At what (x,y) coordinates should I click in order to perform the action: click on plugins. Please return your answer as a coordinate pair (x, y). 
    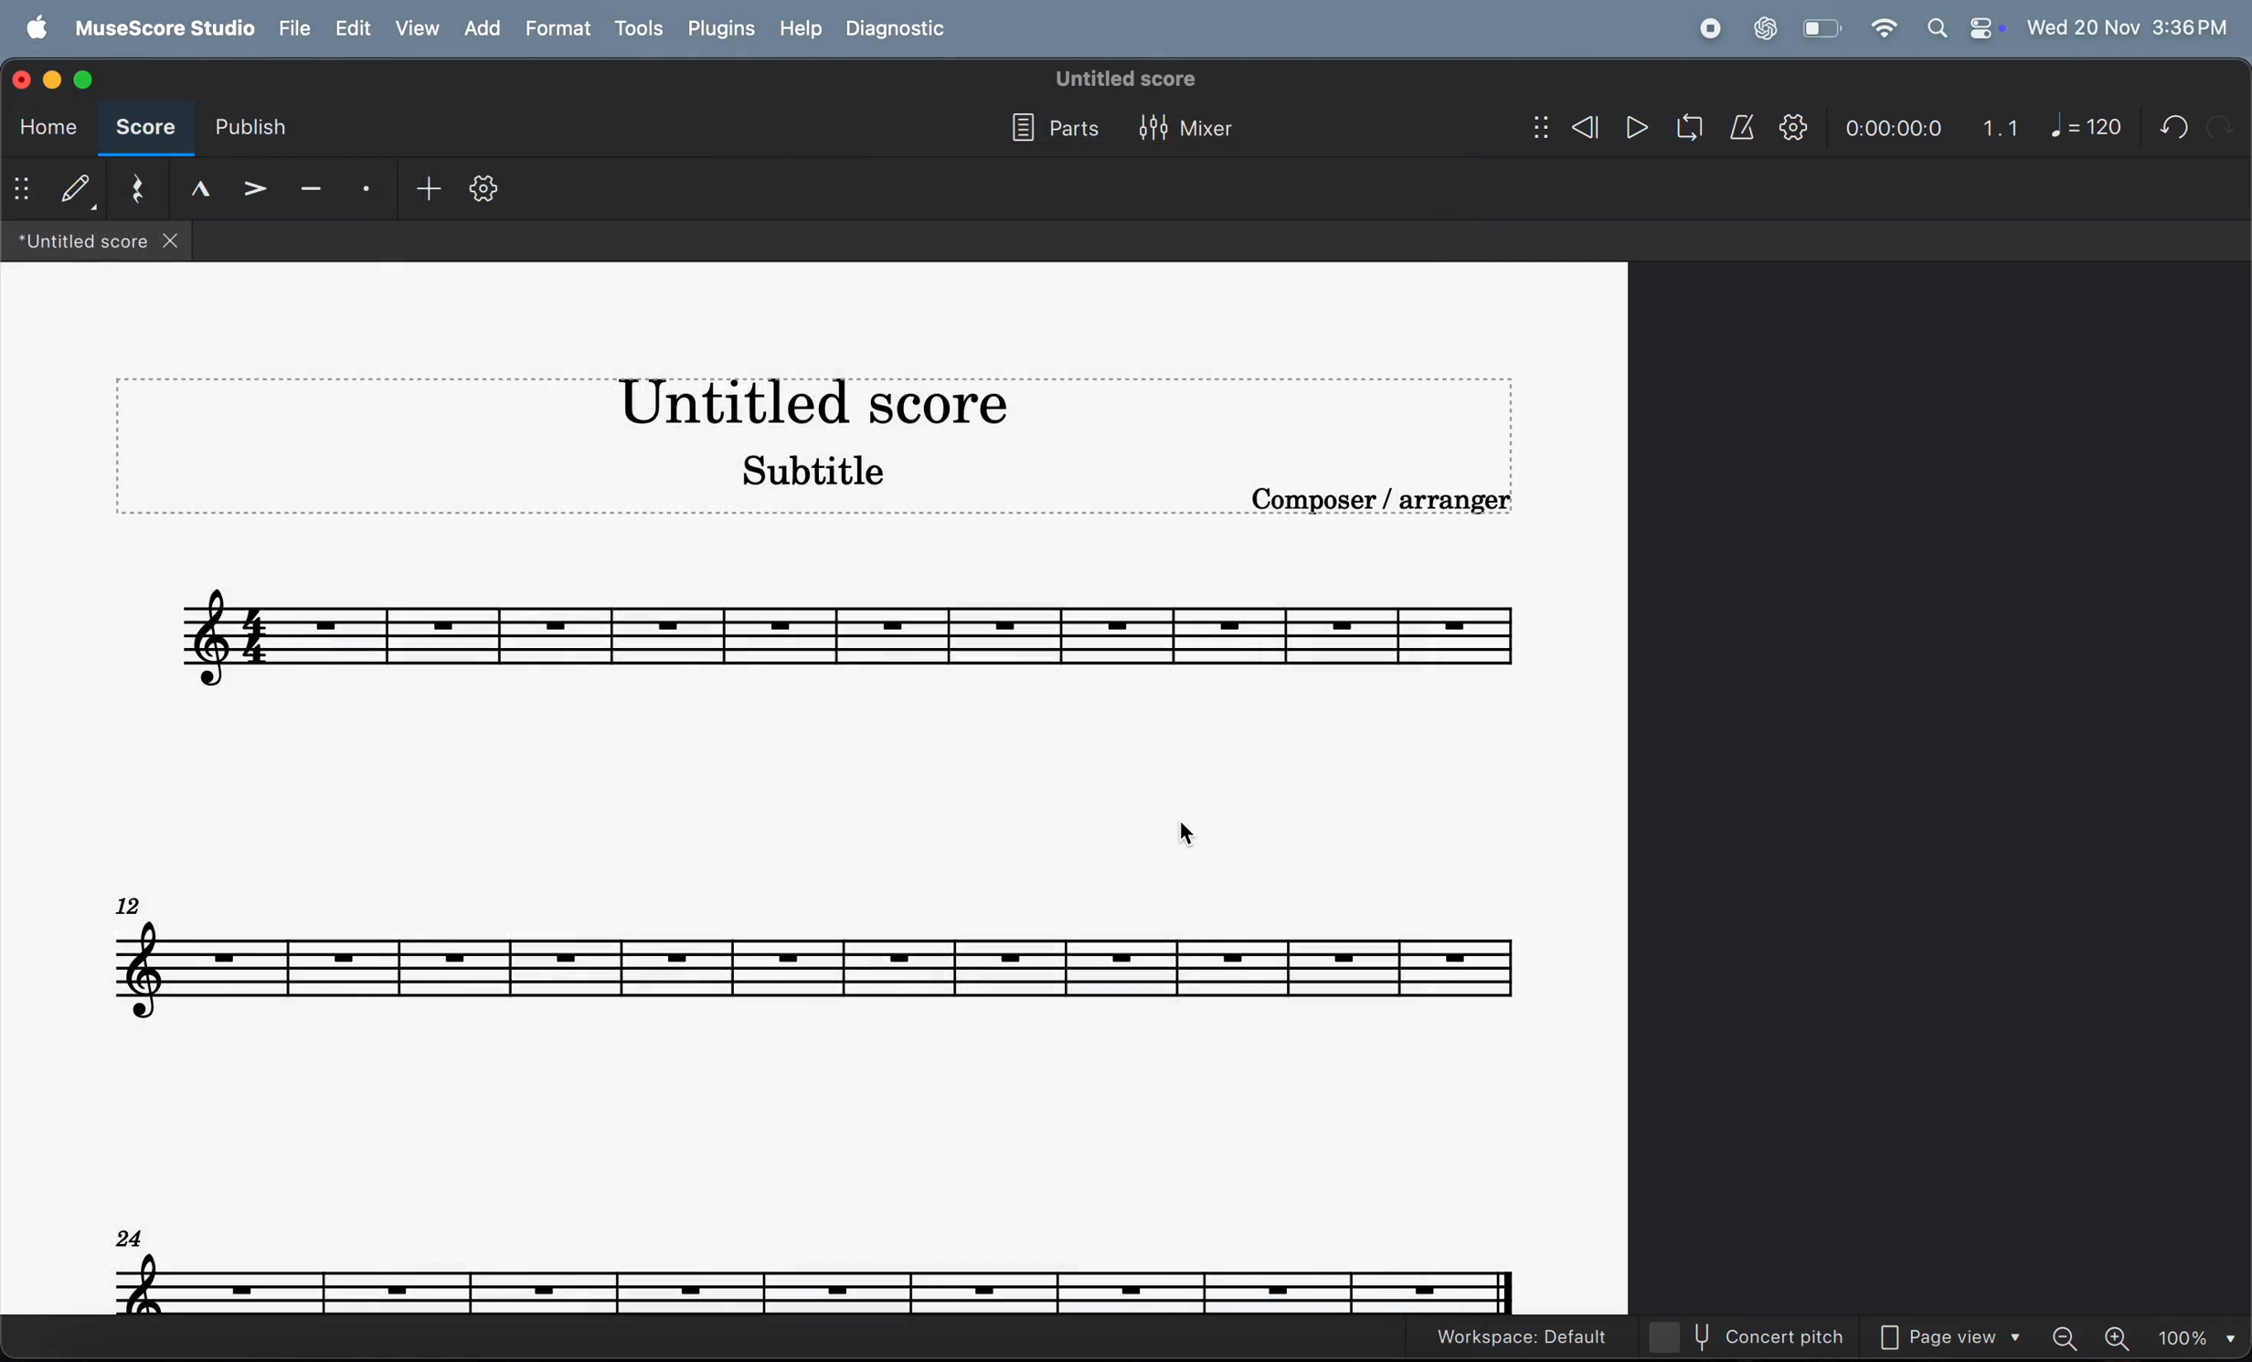
    Looking at the image, I should click on (721, 28).